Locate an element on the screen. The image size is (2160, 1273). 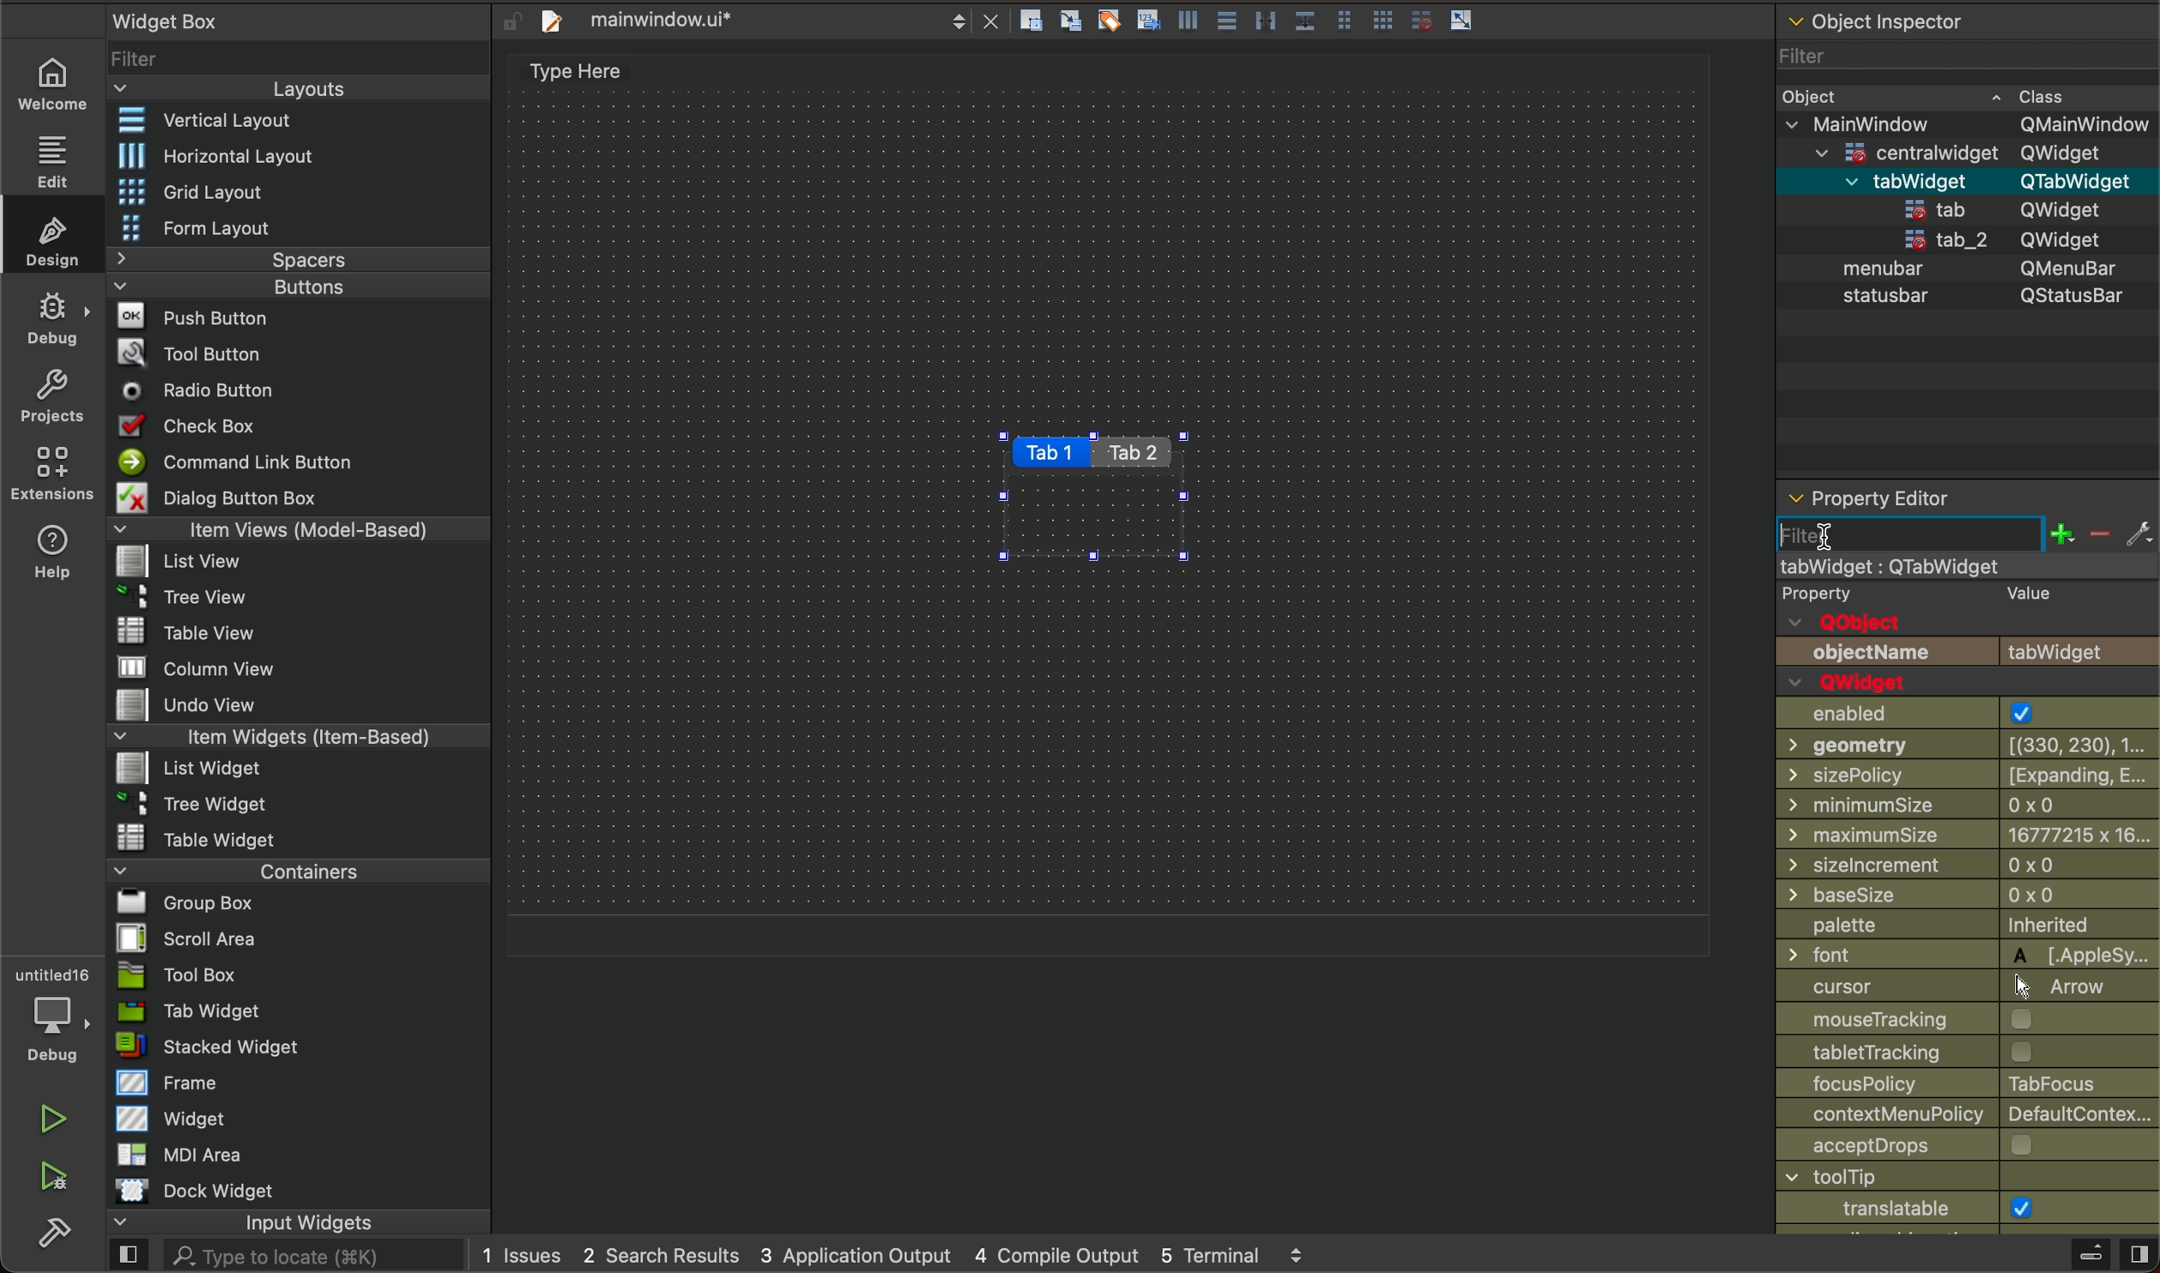
Widget Box is located at coordinates (160, 21).